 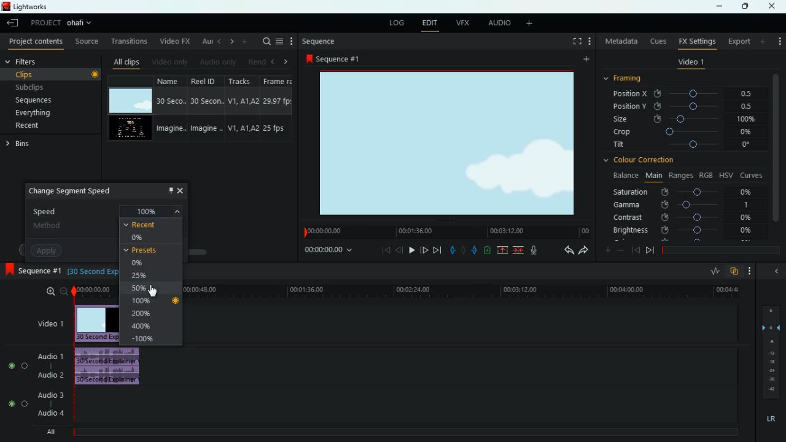 I want to click on video fx, so click(x=174, y=41).